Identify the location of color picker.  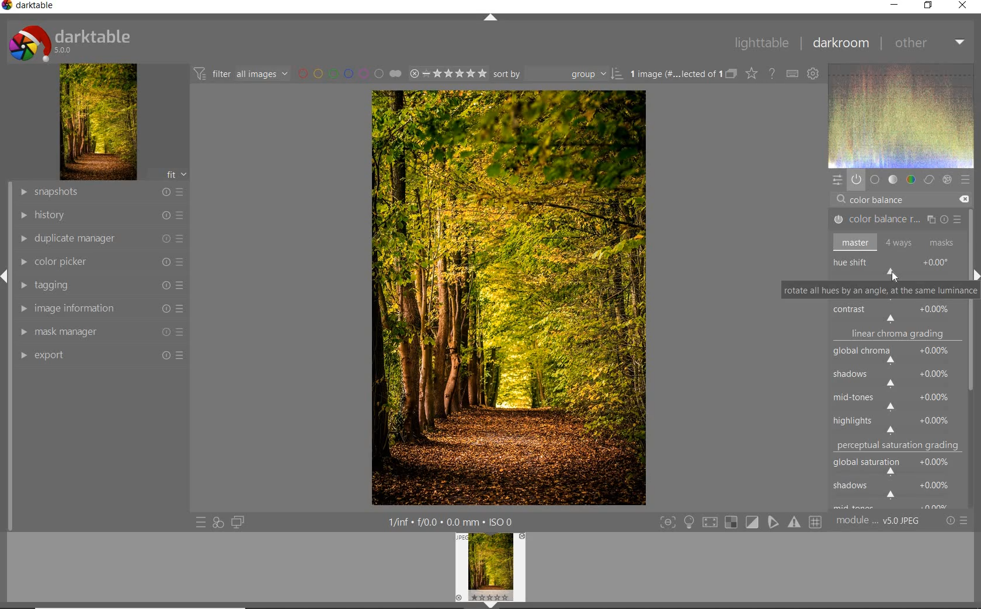
(101, 262).